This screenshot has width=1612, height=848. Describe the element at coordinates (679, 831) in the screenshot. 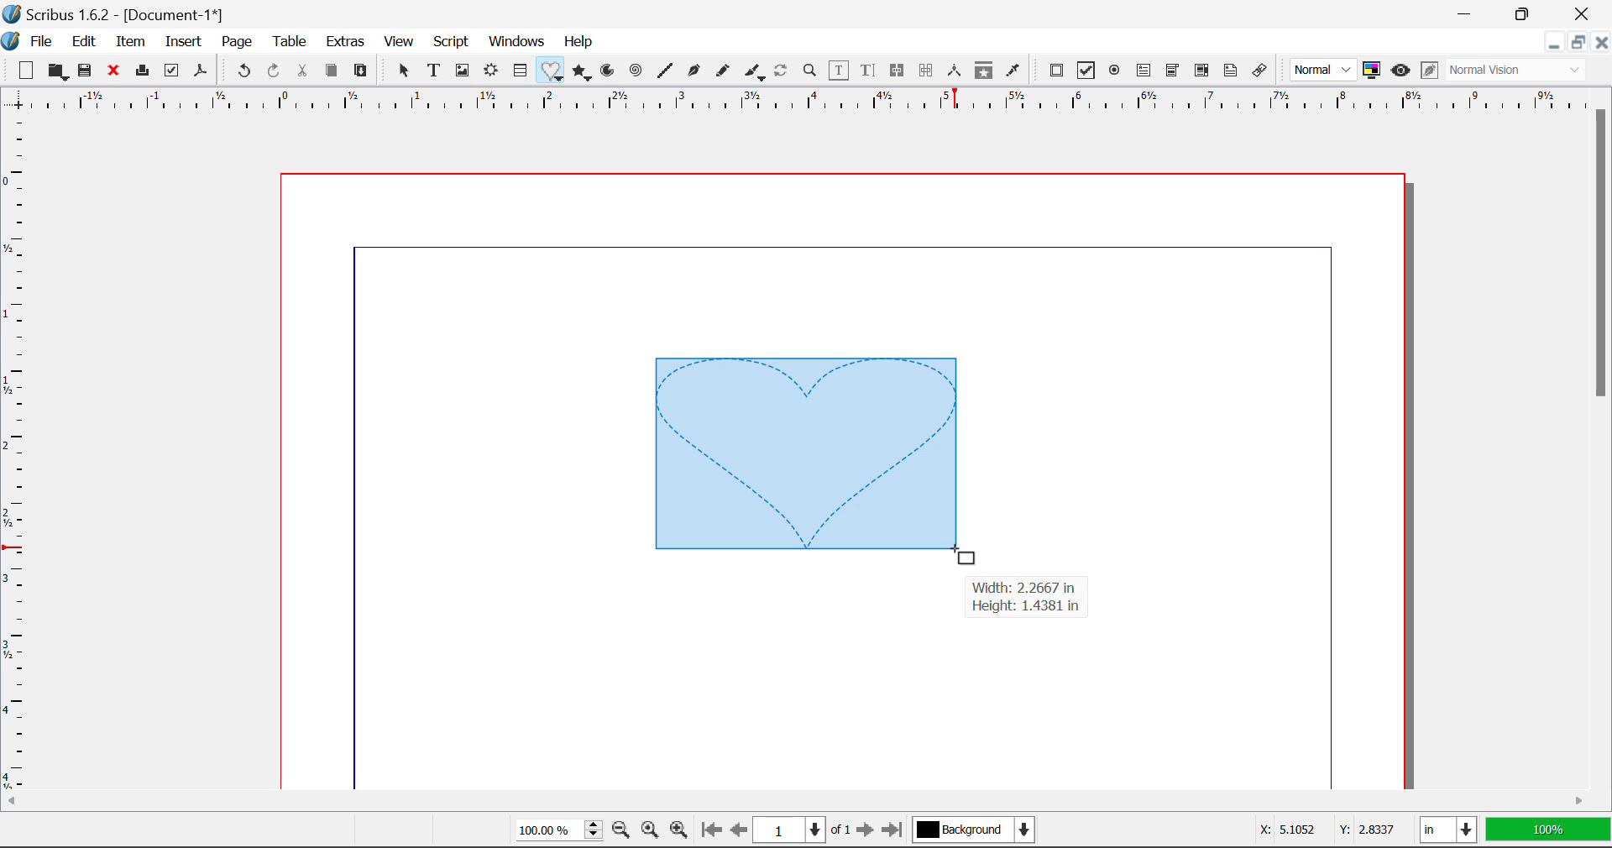

I see `Zoom In` at that location.